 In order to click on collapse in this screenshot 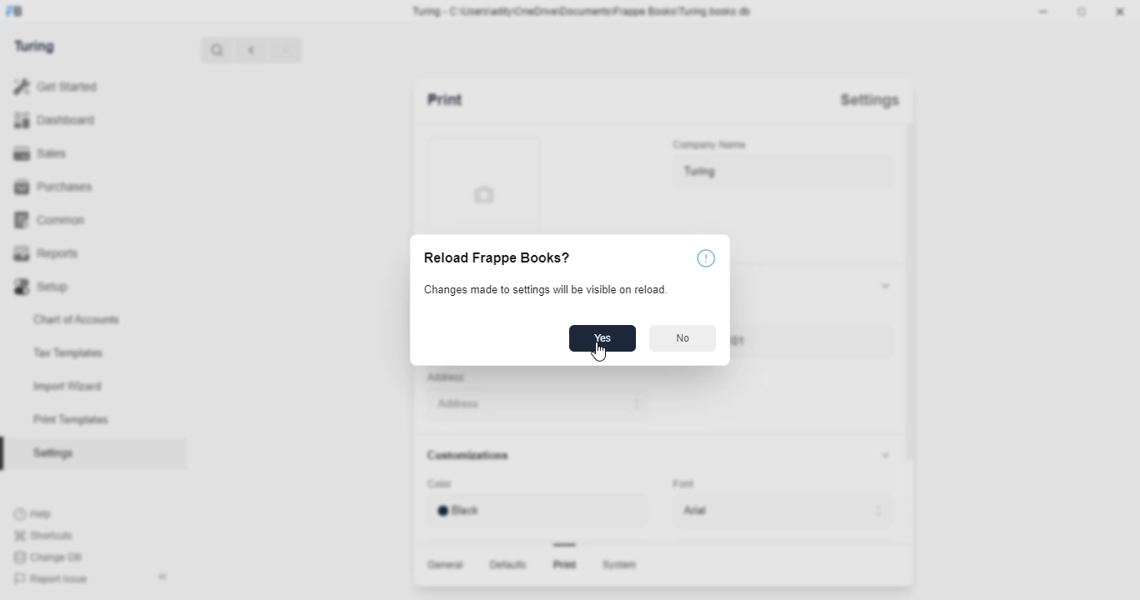, I will do `click(164, 577)`.